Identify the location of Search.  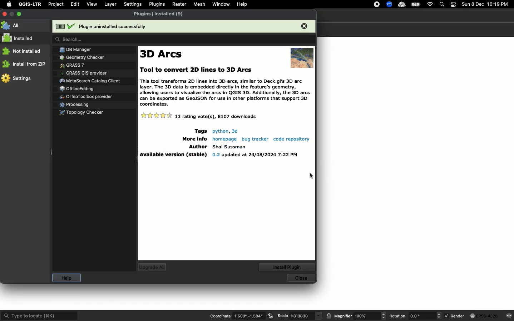
(443, 4).